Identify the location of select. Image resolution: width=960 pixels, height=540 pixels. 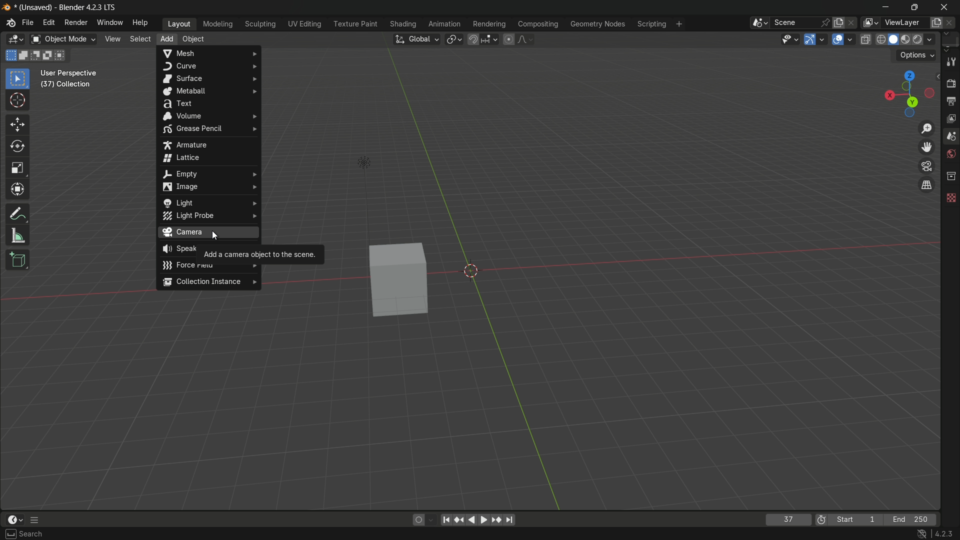
(138, 38).